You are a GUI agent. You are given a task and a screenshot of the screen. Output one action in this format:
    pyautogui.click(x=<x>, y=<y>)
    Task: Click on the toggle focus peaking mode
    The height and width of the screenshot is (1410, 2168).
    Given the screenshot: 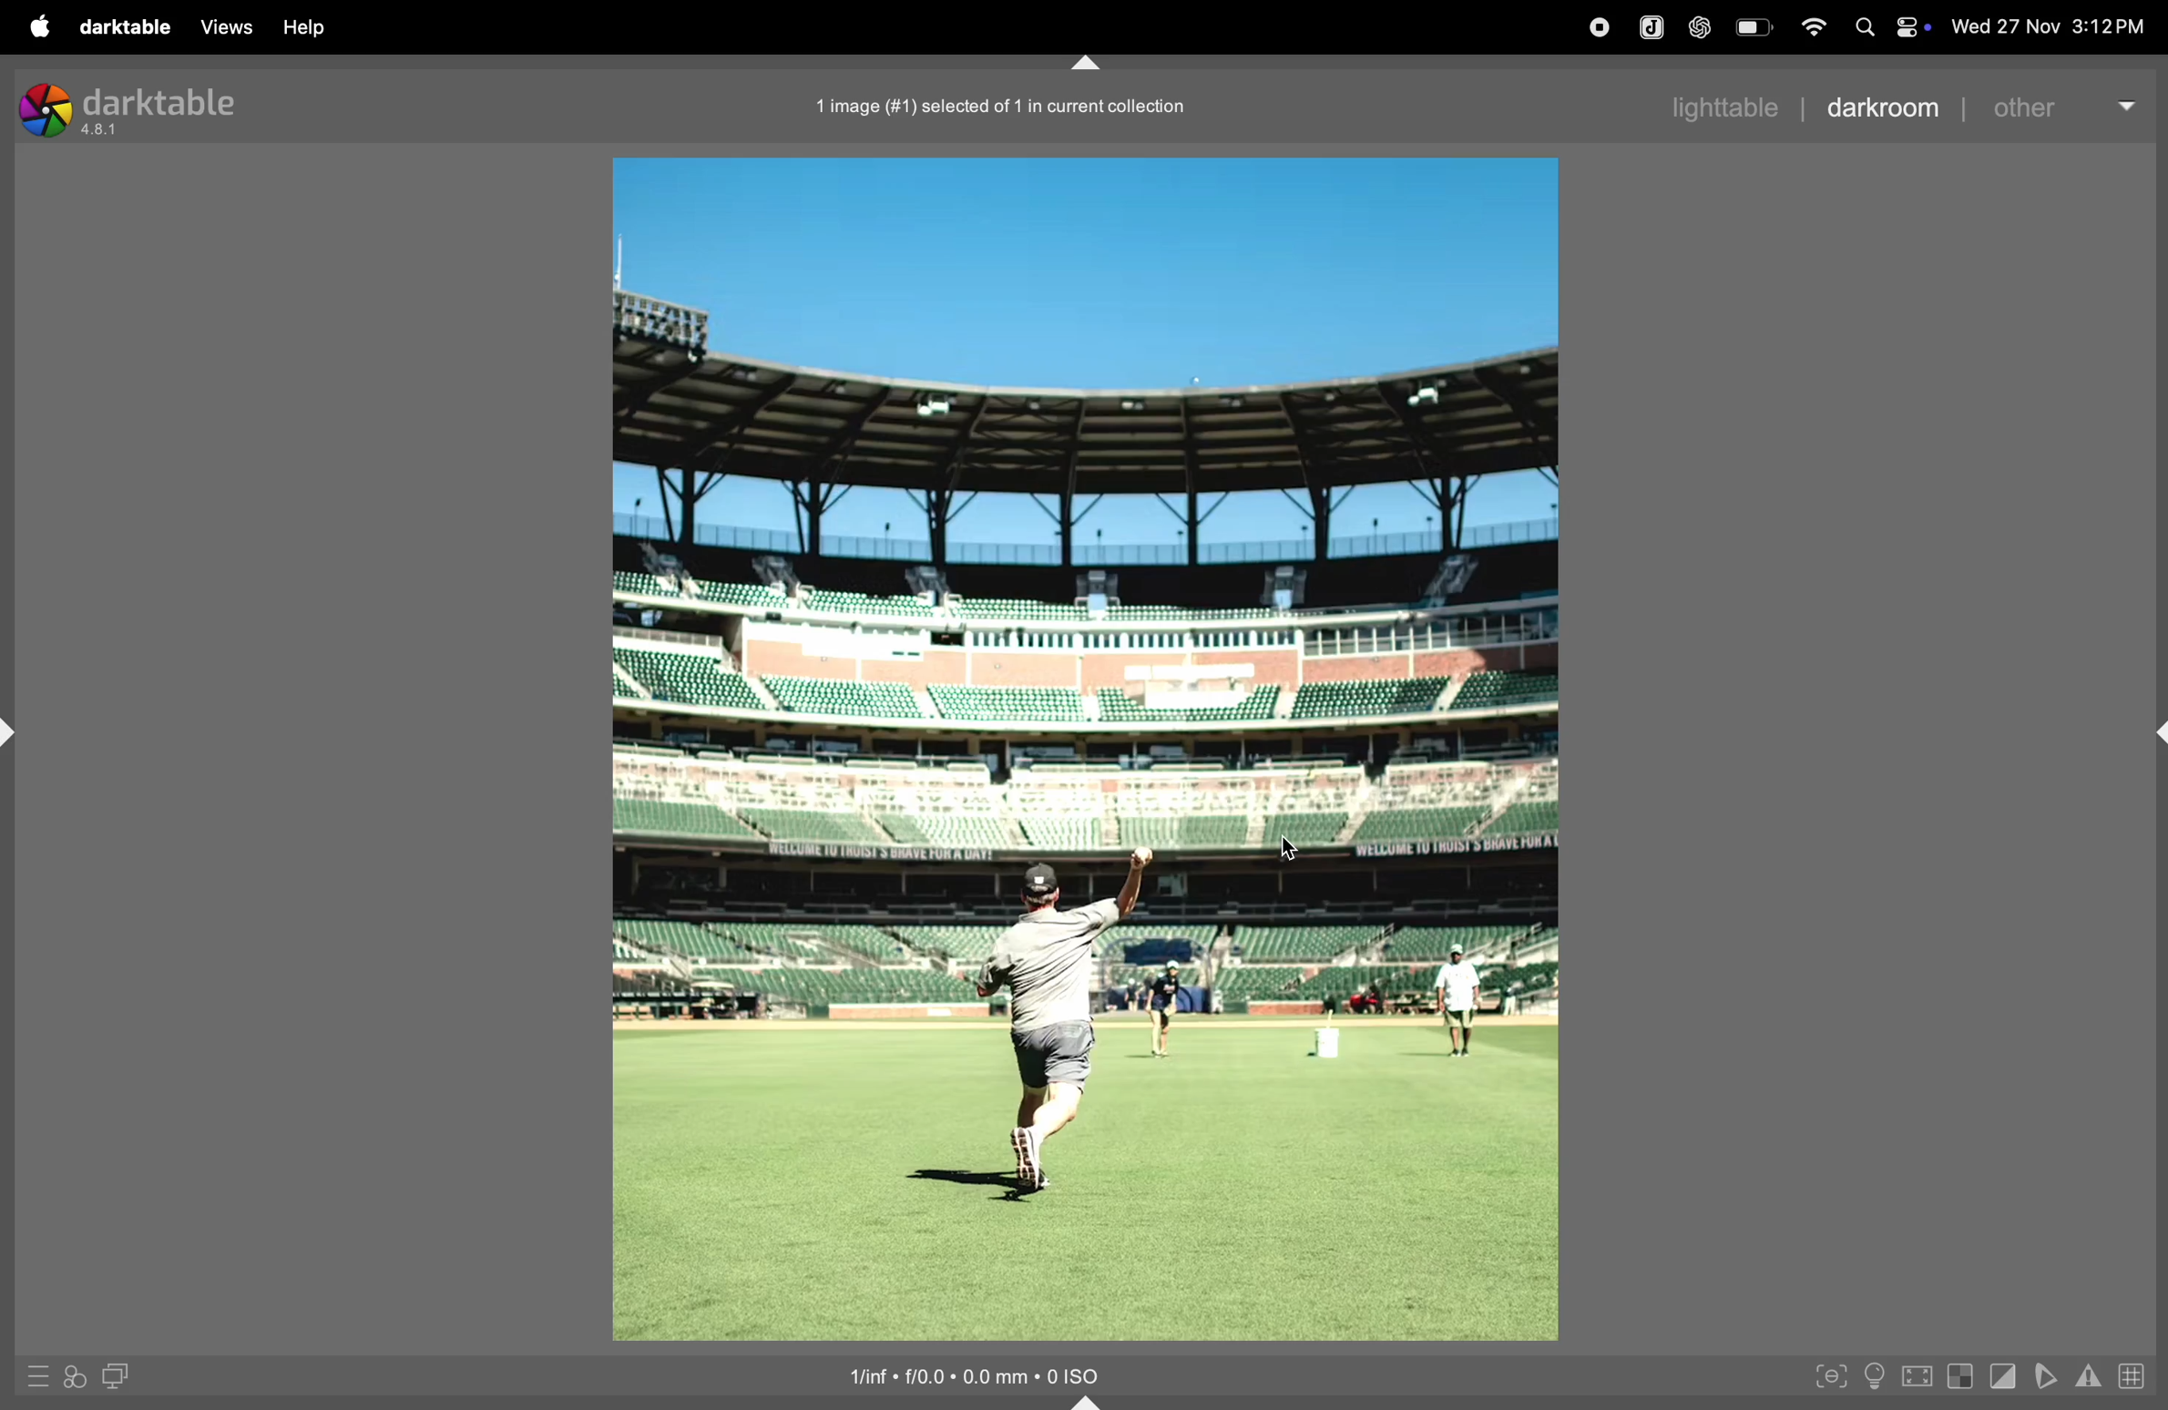 What is the action you would take?
    pyautogui.click(x=1831, y=1374)
    